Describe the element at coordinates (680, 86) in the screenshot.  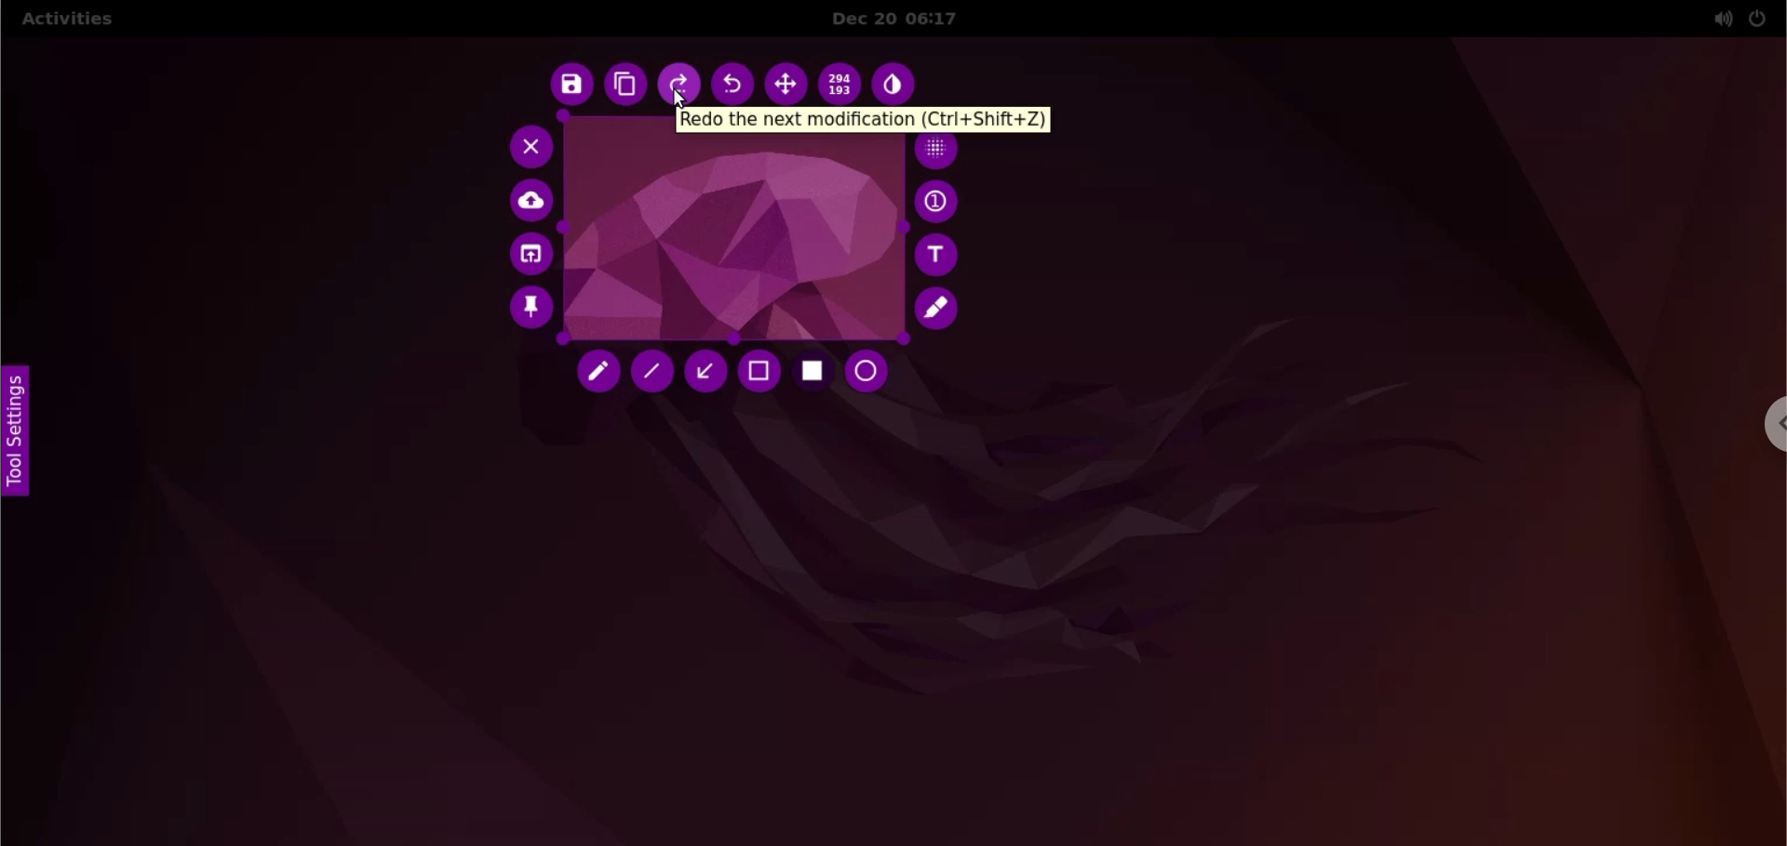
I see `redo` at that location.